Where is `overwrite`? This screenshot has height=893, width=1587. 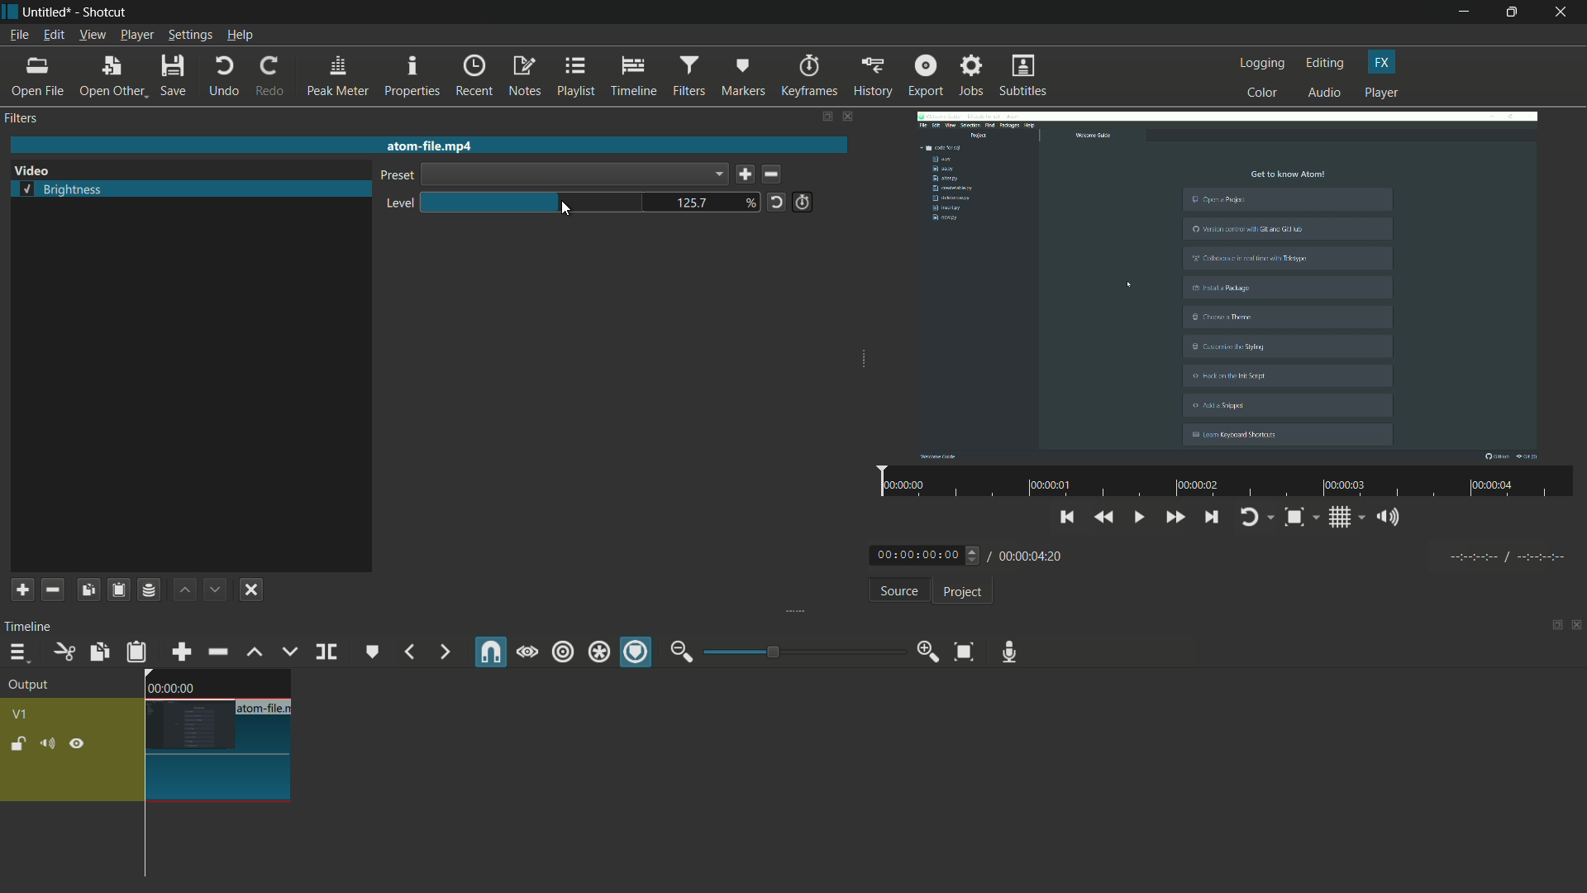
overwrite is located at coordinates (287, 652).